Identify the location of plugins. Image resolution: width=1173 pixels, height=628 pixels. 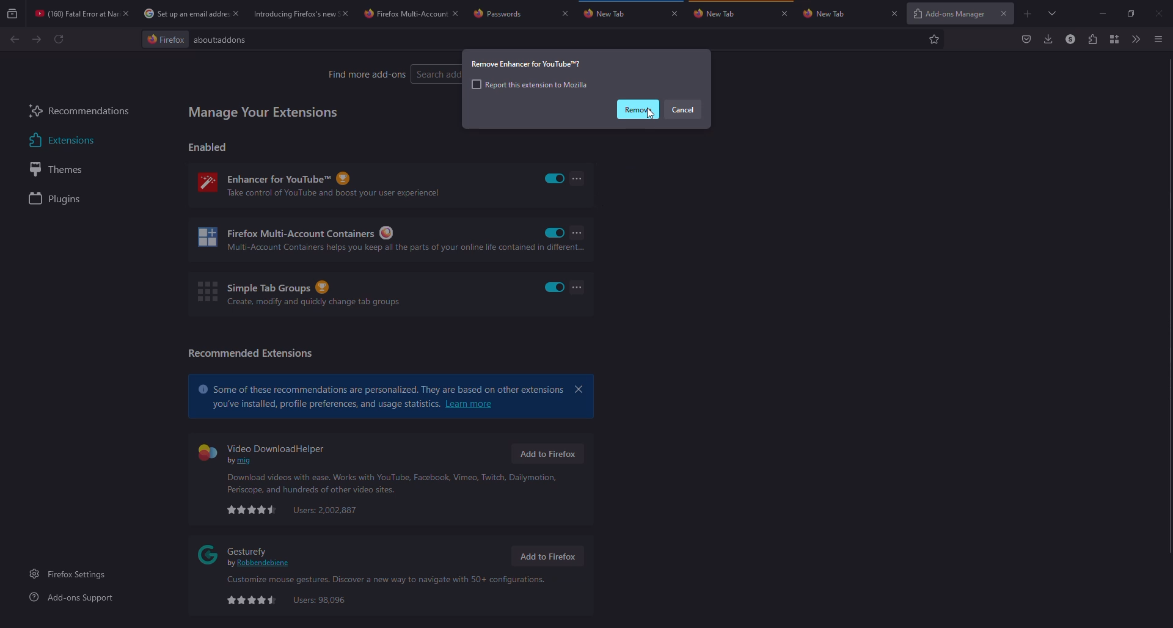
(57, 200).